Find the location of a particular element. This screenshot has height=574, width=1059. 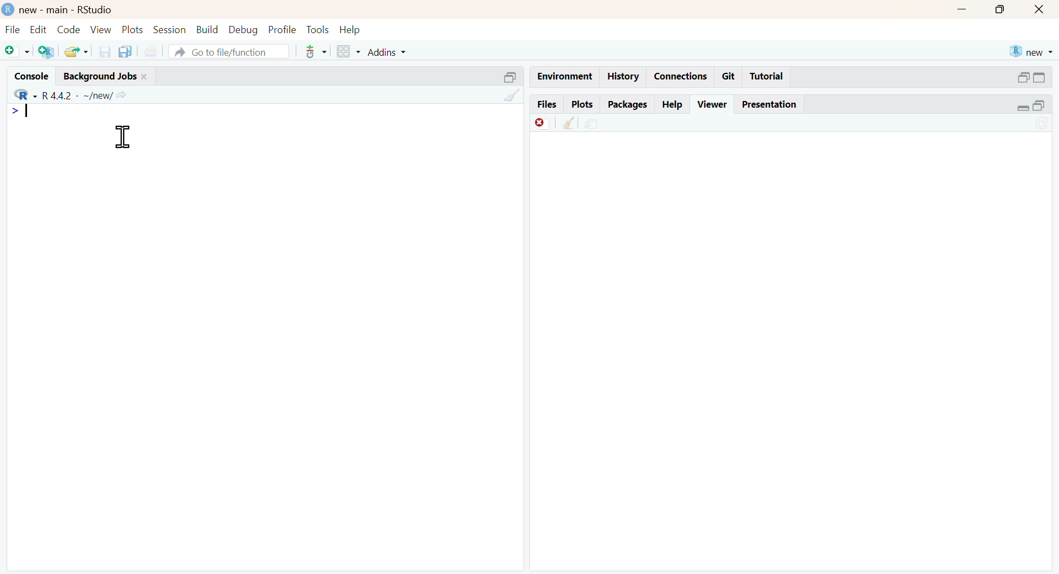

console is located at coordinates (32, 76).